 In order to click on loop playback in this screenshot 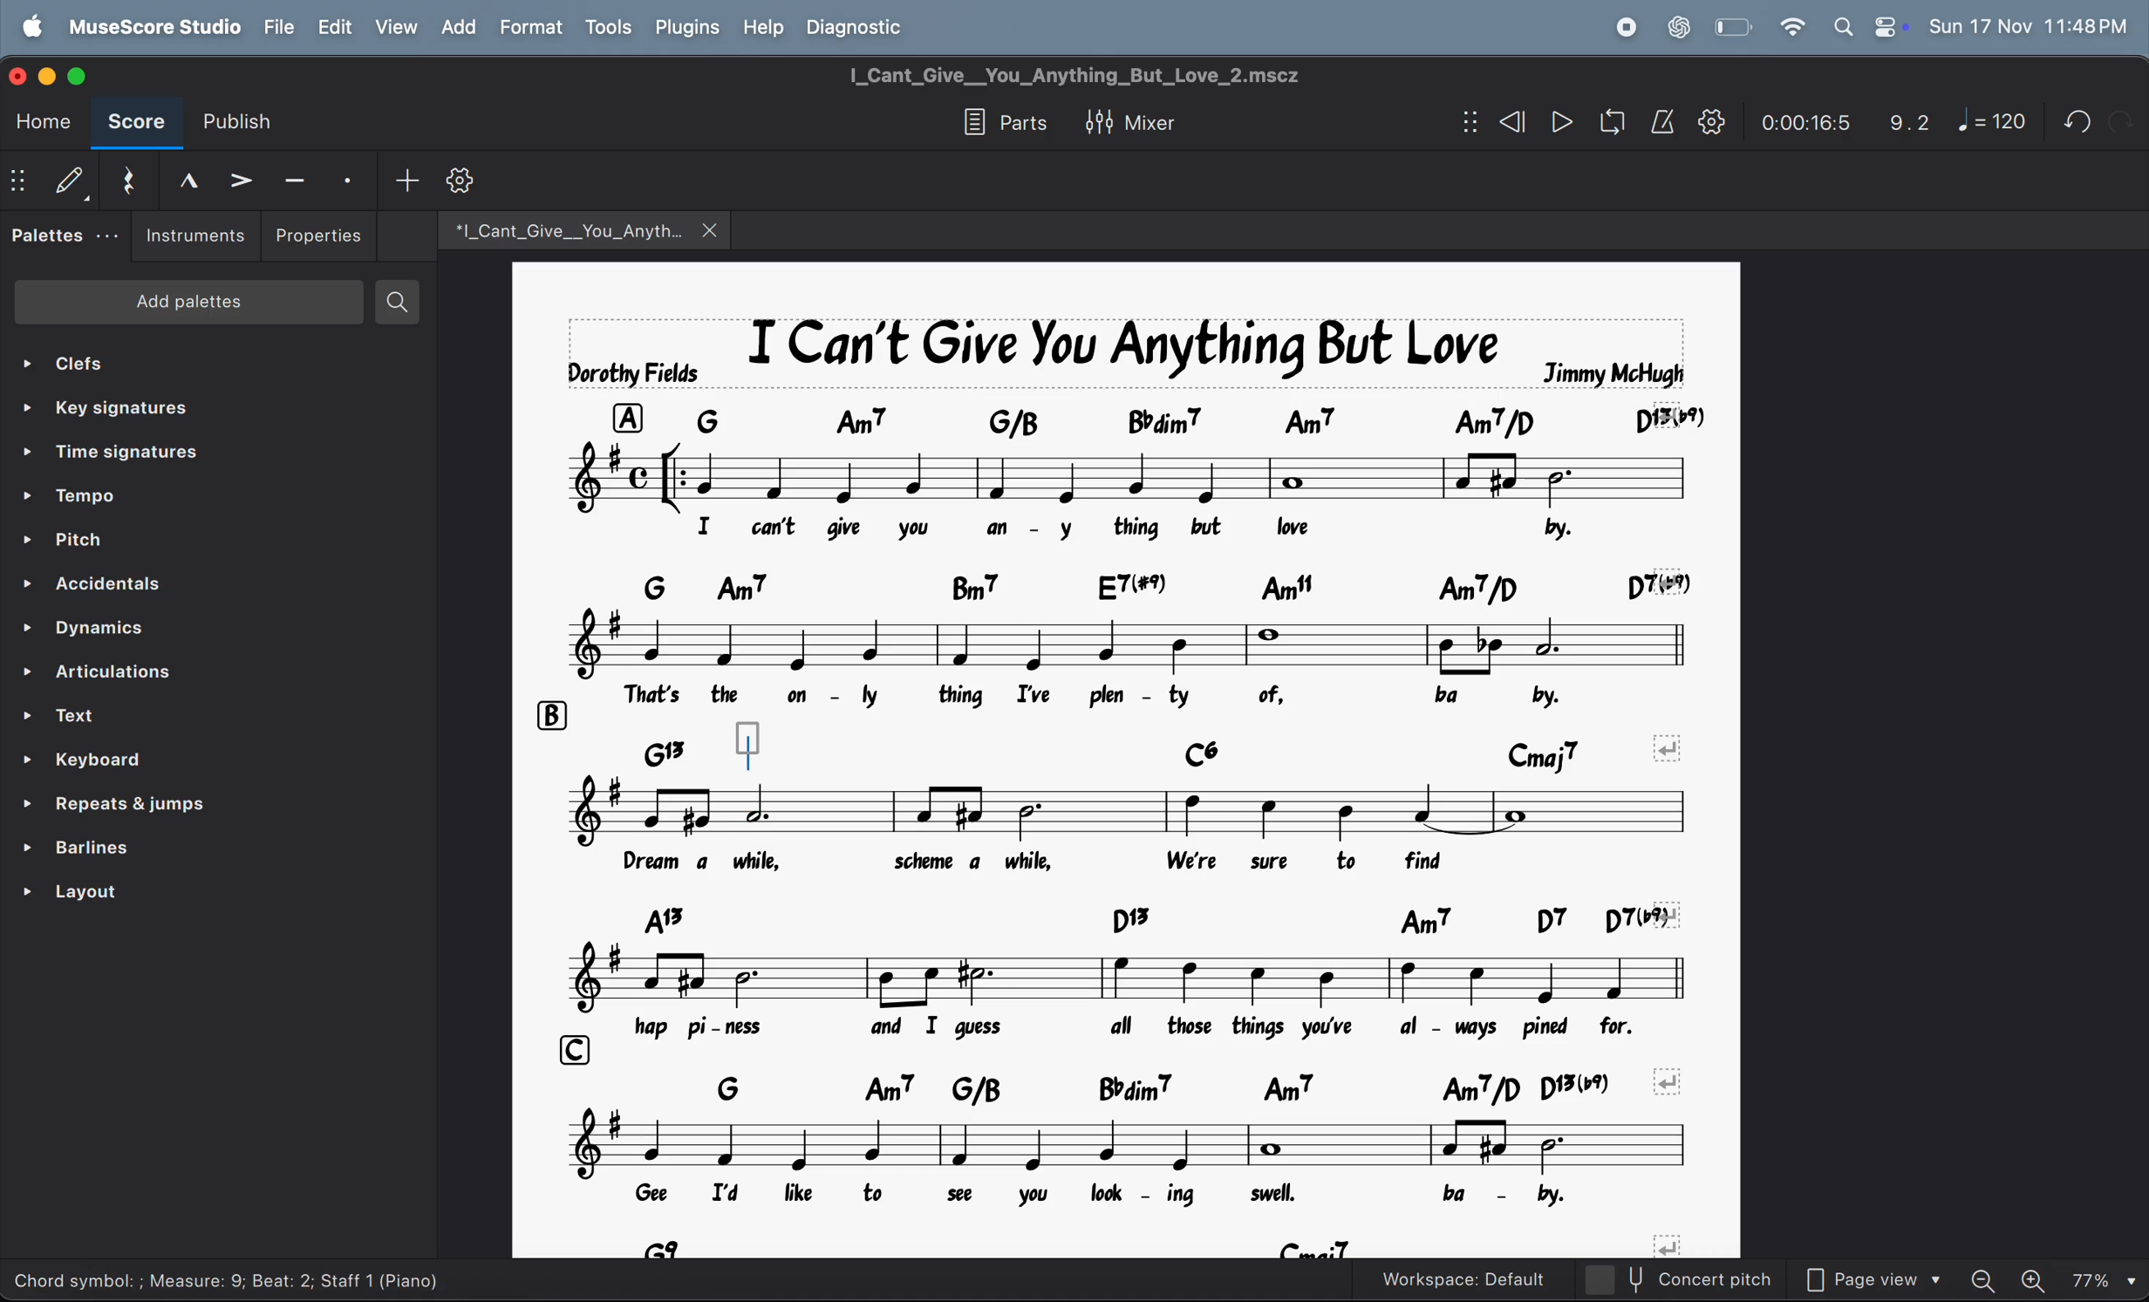, I will do `click(1607, 123)`.